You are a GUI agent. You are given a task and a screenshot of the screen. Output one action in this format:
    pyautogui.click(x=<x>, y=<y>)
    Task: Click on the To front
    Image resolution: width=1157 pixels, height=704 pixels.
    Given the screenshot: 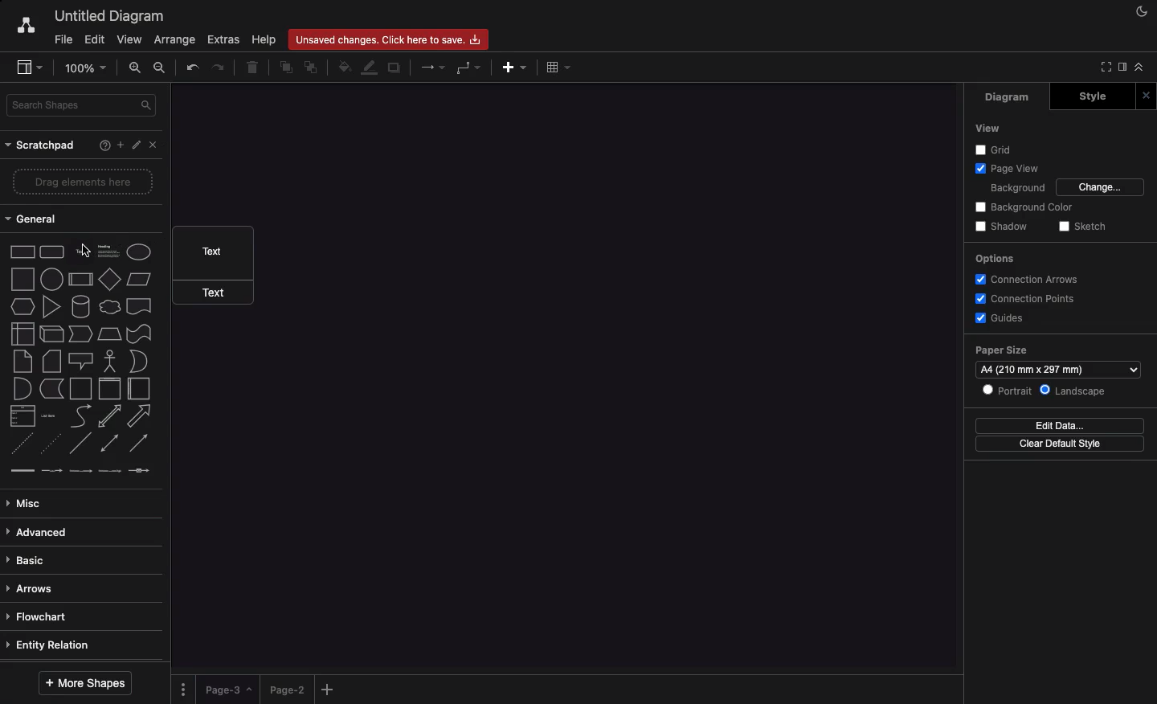 What is the action you would take?
    pyautogui.click(x=287, y=68)
    